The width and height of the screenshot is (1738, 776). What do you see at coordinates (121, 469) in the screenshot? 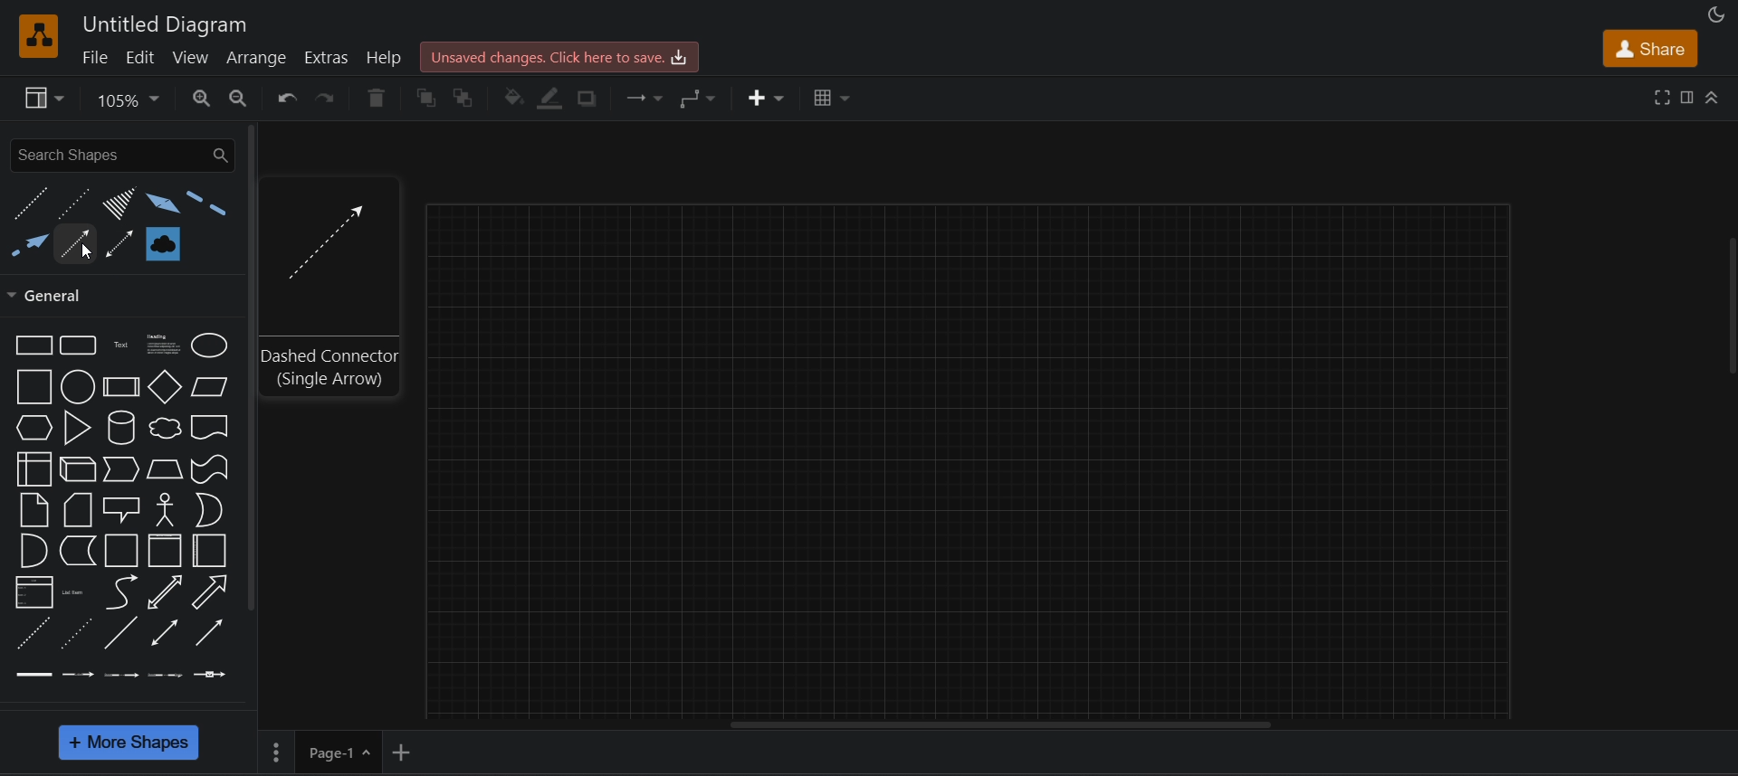
I see `step` at bounding box center [121, 469].